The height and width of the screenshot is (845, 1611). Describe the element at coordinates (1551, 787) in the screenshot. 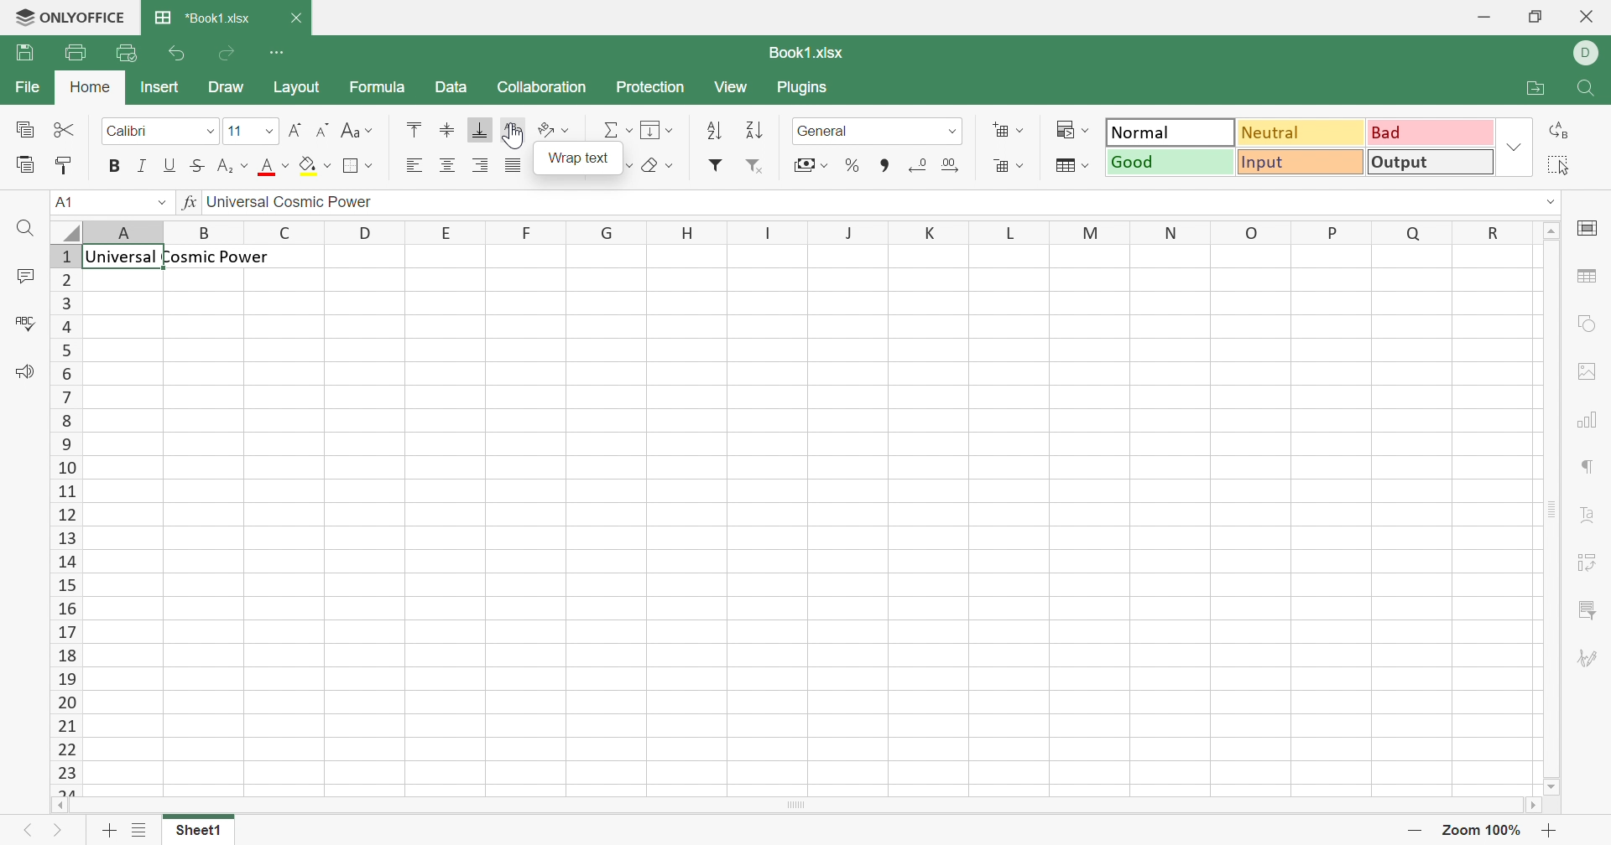

I see `Scroll Down` at that location.